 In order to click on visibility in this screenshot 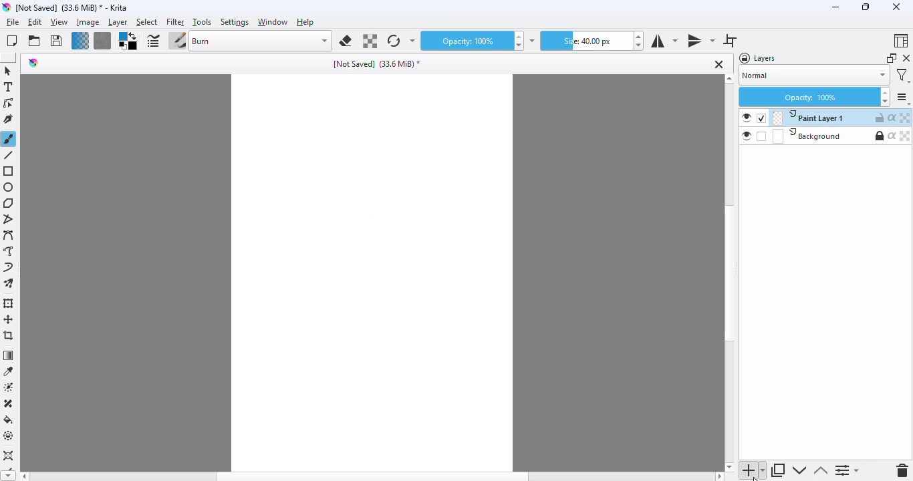, I will do `click(747, 136)`.